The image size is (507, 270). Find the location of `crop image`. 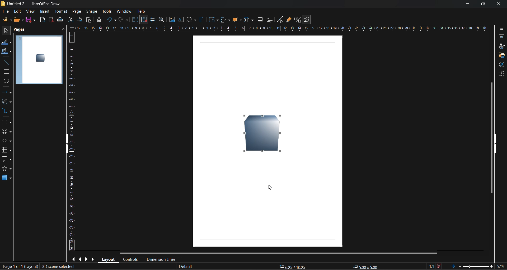

crop image is located at coordinates (270, 20).